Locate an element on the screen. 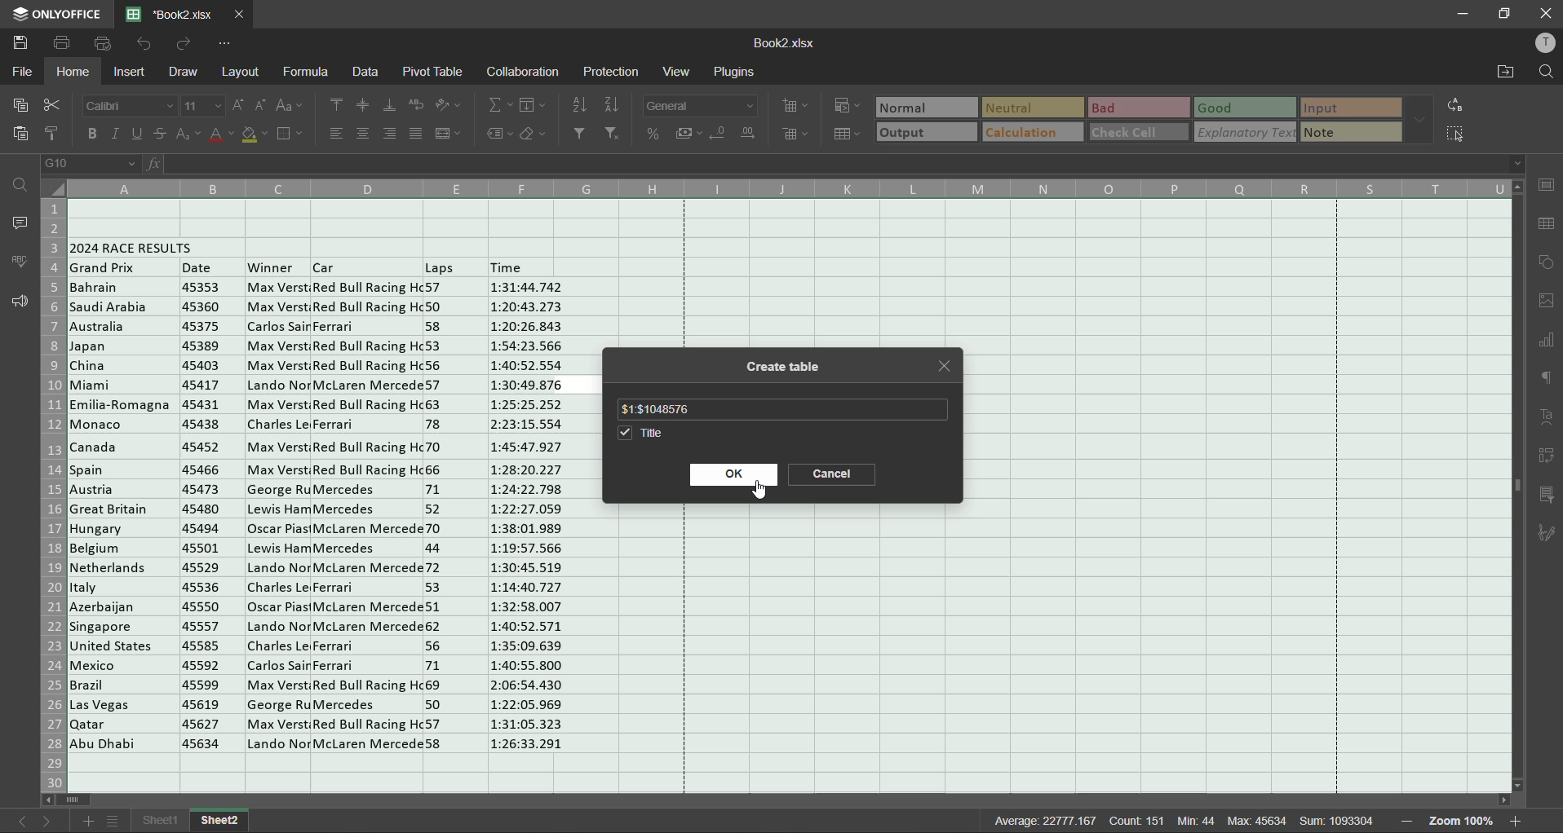   is located at coordinates (330, 267).